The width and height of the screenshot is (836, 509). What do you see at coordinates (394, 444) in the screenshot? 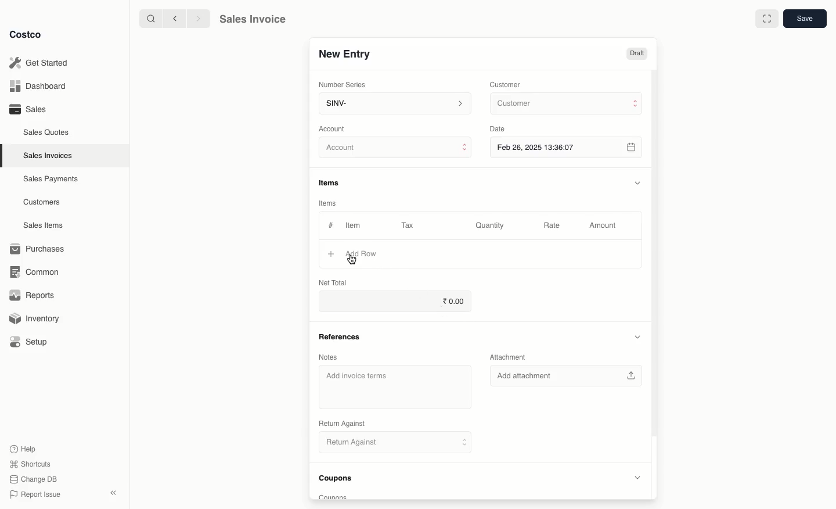
I see `Return Against` at bounding box center [394, 444].